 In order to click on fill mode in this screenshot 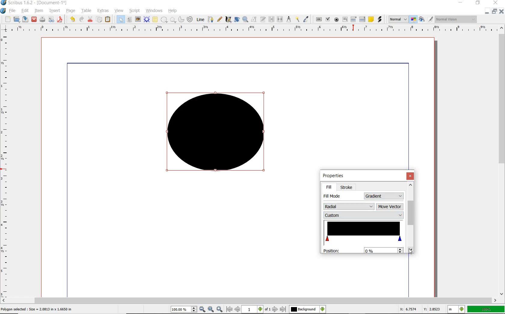, I will do `click(331, 196)`.